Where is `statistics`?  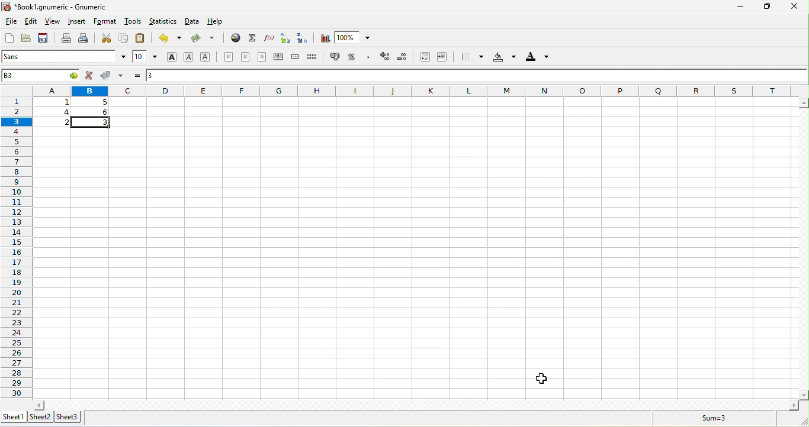 statistics is located at coordinates (163, 23).